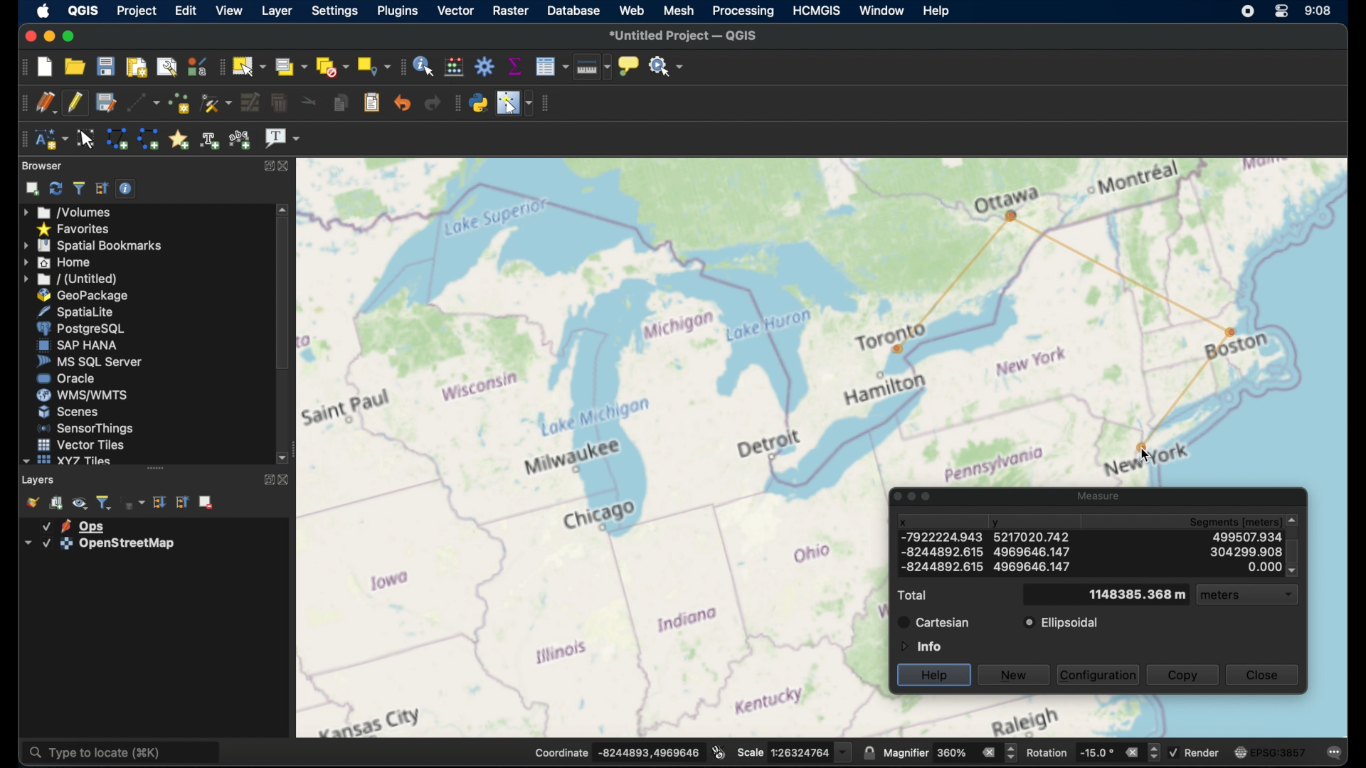  Describe the element at coordinates (1246, 11) in the screenshot. I see `screen recorder icon` at that location.